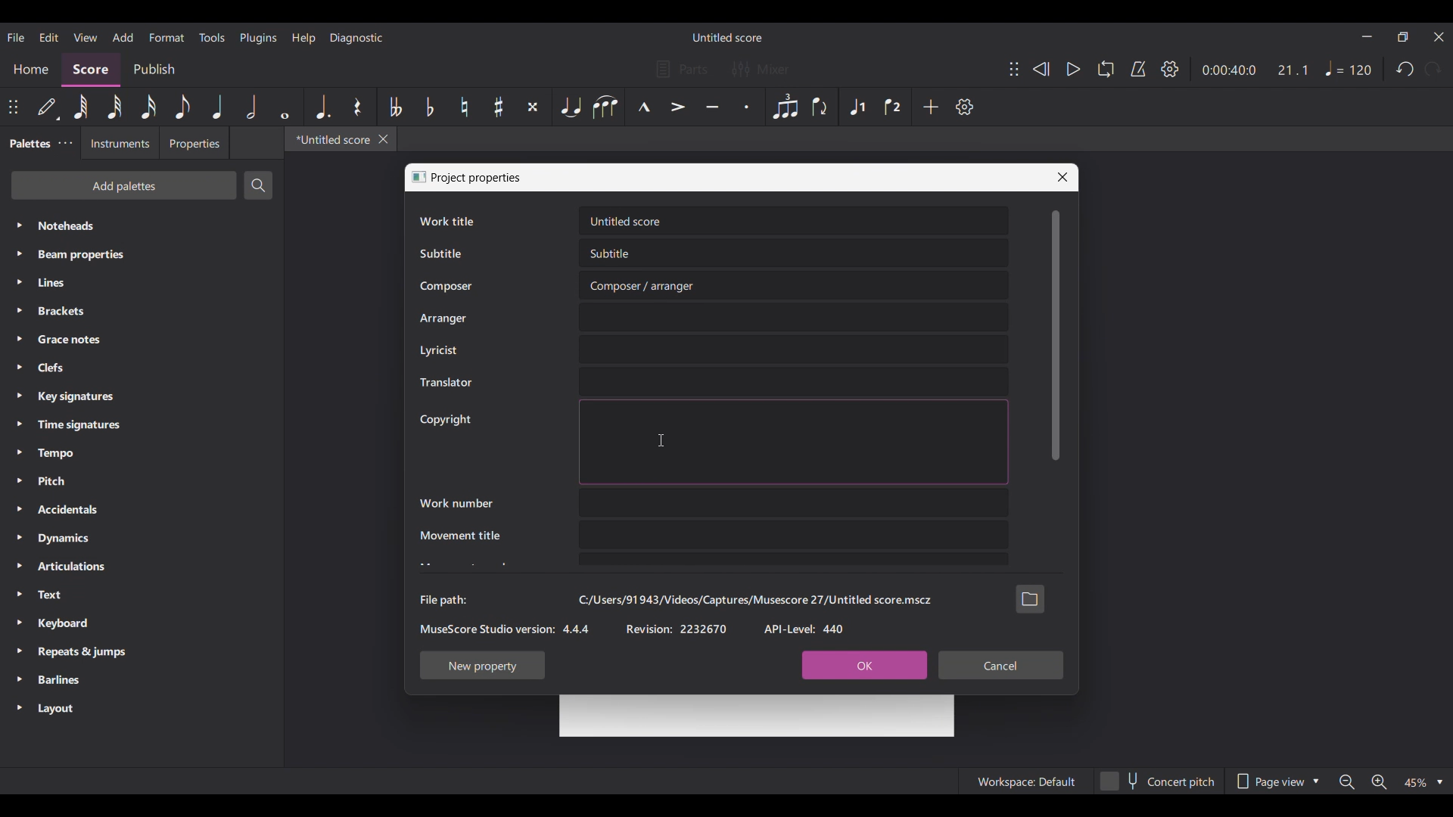  I want to click on Composer, so click(446, 287).